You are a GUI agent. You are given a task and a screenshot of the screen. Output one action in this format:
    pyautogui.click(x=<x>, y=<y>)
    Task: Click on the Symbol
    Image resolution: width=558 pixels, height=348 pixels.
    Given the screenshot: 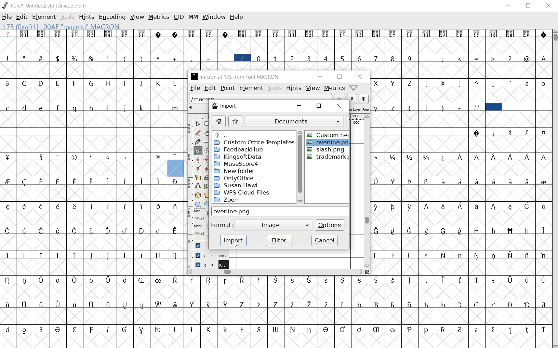 What is the action you would take?
    pyautogui.click(x=394, y=280)
    